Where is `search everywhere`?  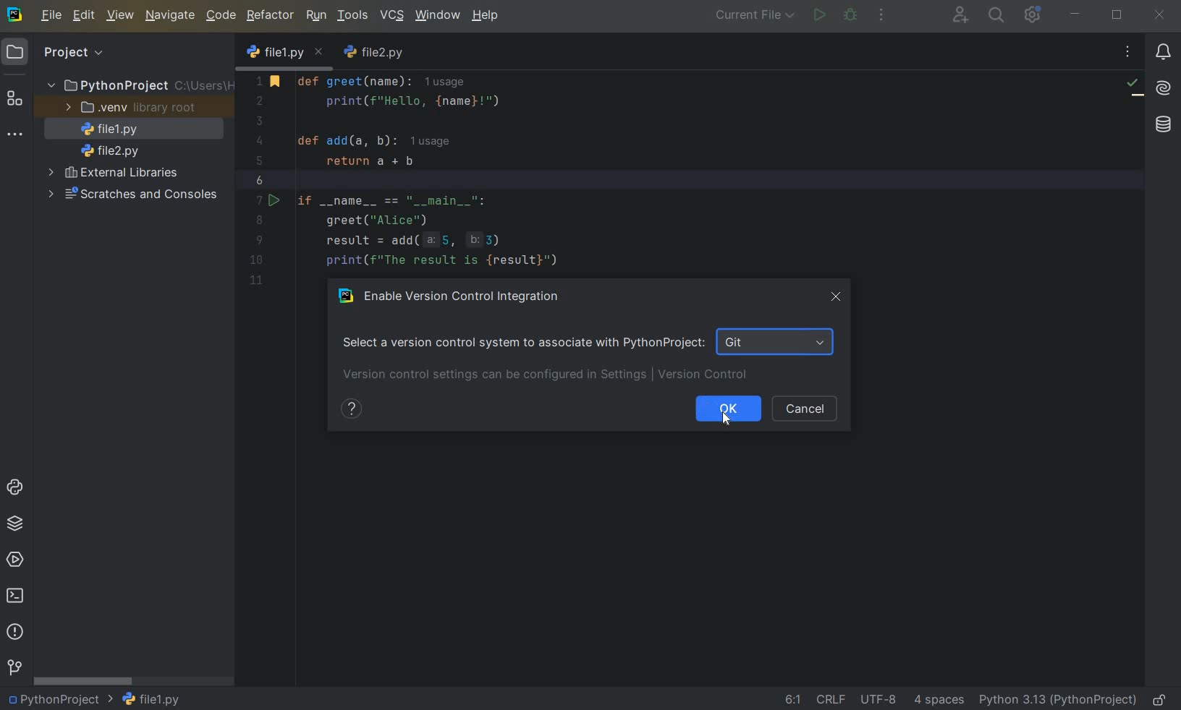 search everywhere is located at coordinates (997, 14).